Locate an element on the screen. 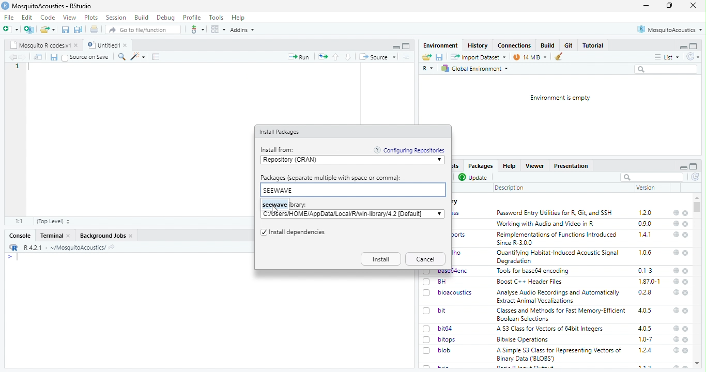 The width and height of the screenshot is (706, 372). web is located at coordinates (677, 350).